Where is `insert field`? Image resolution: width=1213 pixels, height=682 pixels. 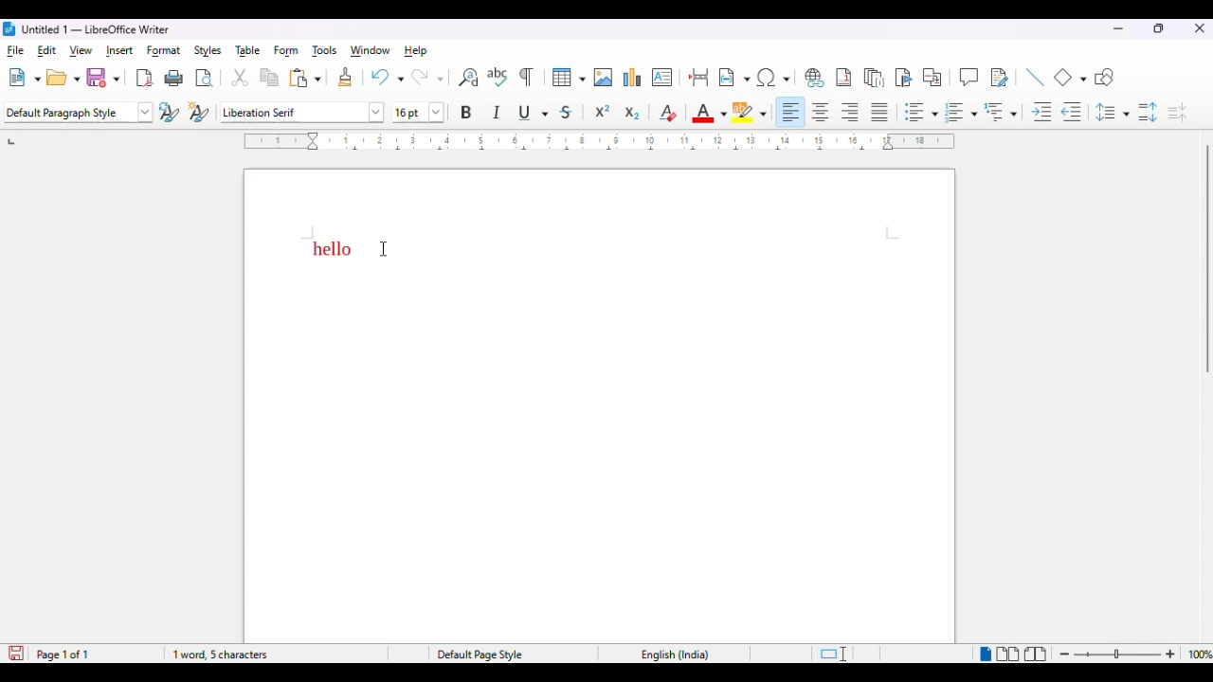
insert field is located at coordinates (734, 78).